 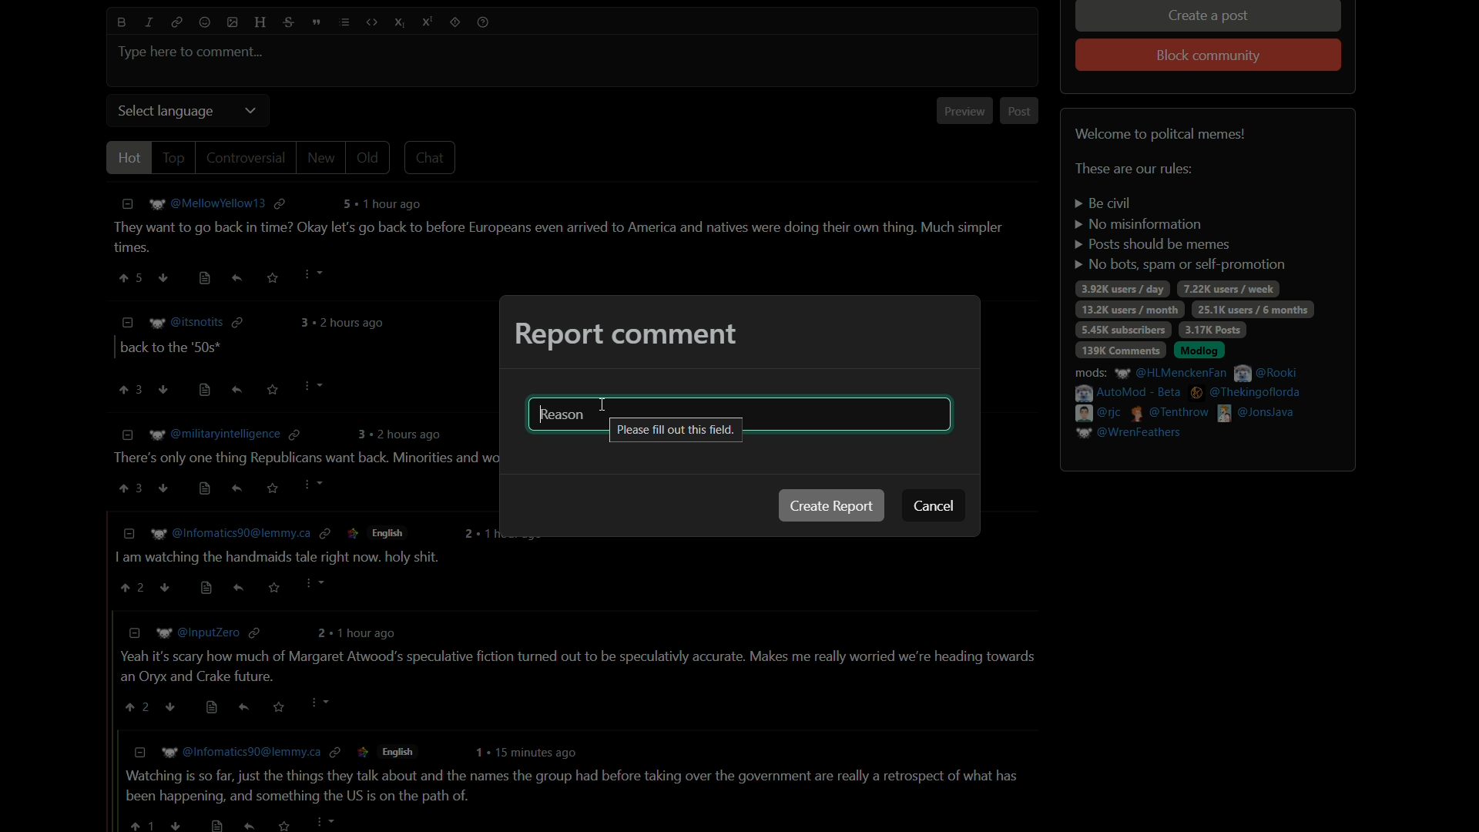 What do you see at coordinates (965, 111) in the screenshot?
I see `preview` at bounding box center [965, 111].